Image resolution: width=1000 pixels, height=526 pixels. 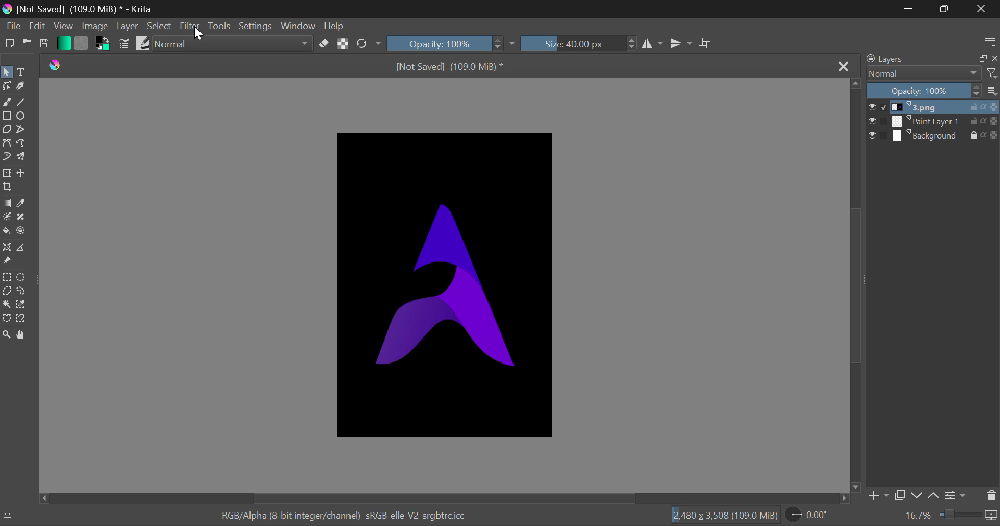 What do you see at coordinates (6, 87) in the screenshot?
I see `Edit Shapes` at bounding box center [6, 87].